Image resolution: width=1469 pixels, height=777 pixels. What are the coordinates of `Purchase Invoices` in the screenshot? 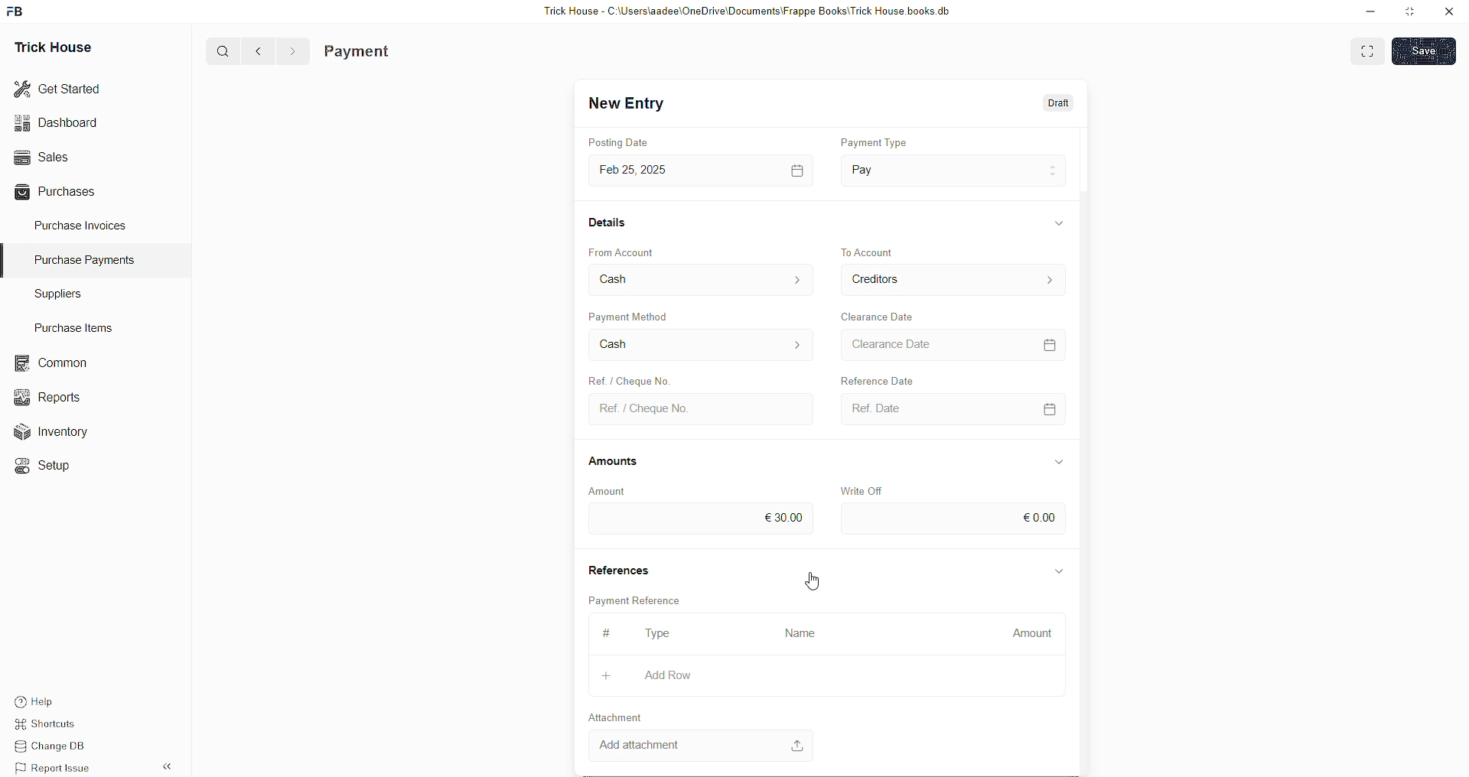 It's located at (83, 224).